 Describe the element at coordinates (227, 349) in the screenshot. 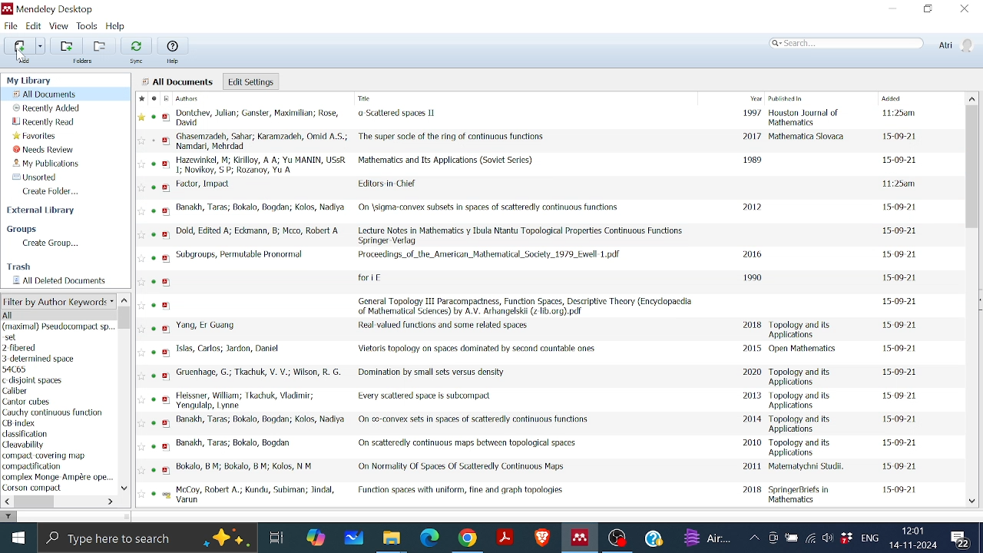

I see `Author` at that location.